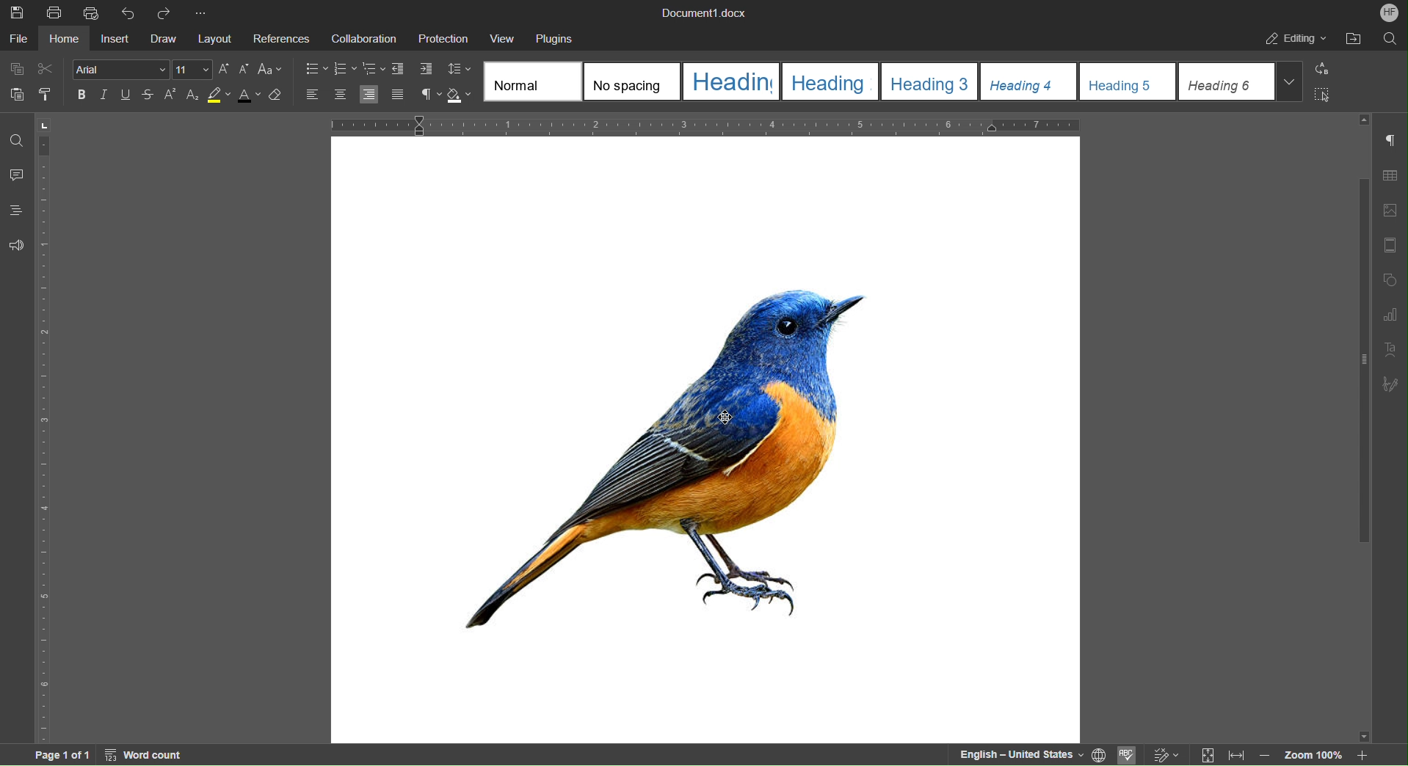  Describe the element at coordinates (443, 40) in the screenshot. I see `Protection` at that location.